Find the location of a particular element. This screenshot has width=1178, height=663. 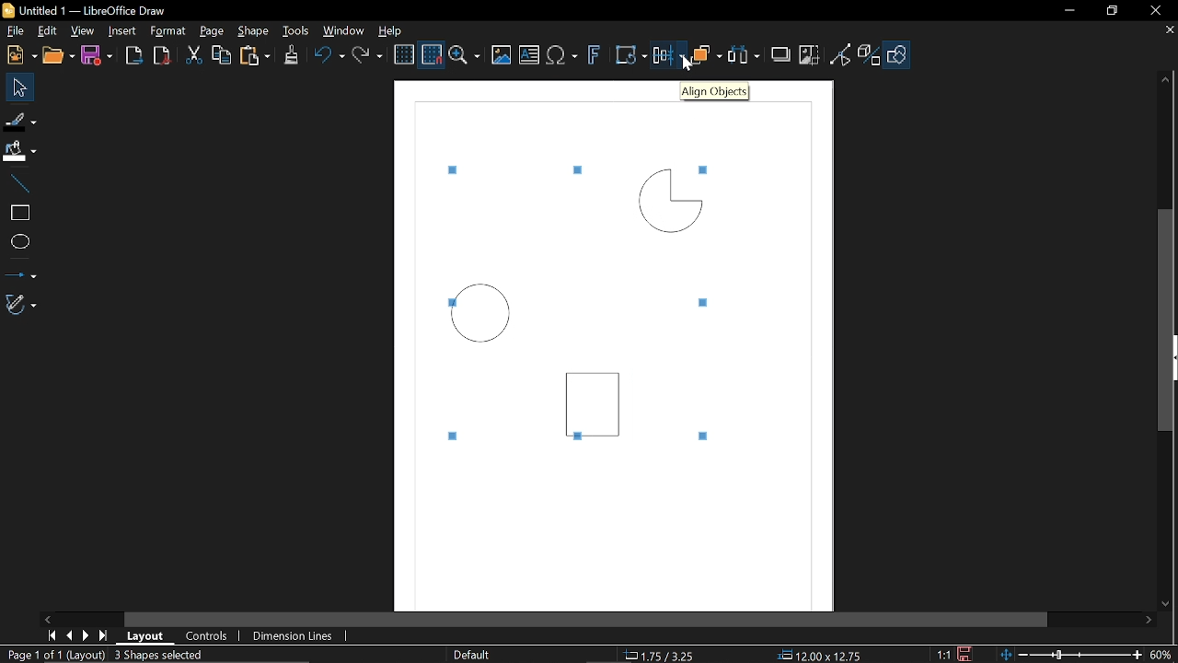

Shapes is located at coordinates (900, 55).